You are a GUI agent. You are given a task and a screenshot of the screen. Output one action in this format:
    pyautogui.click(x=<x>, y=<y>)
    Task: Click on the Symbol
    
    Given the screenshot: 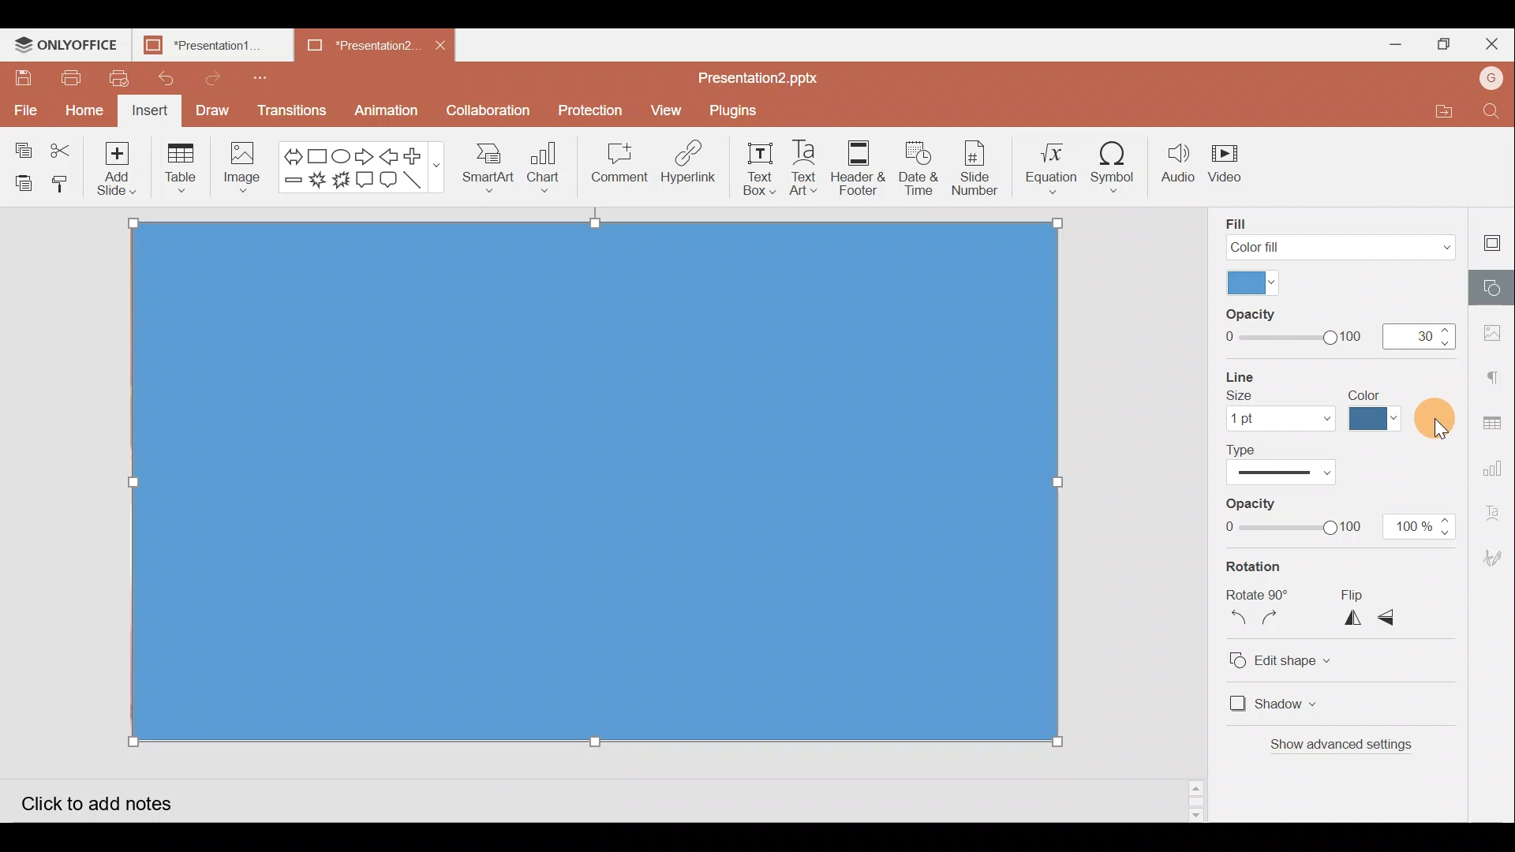 What is the action you would take?
    pyautogui.click(x=1119, y=166)
    